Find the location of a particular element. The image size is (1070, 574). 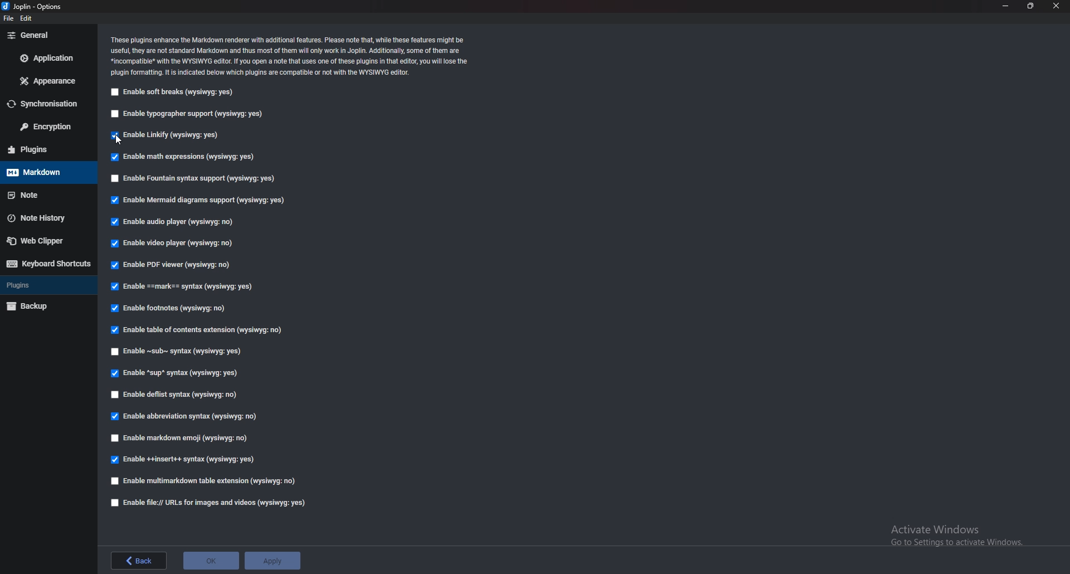

close is located at coordinates (1057, 6).